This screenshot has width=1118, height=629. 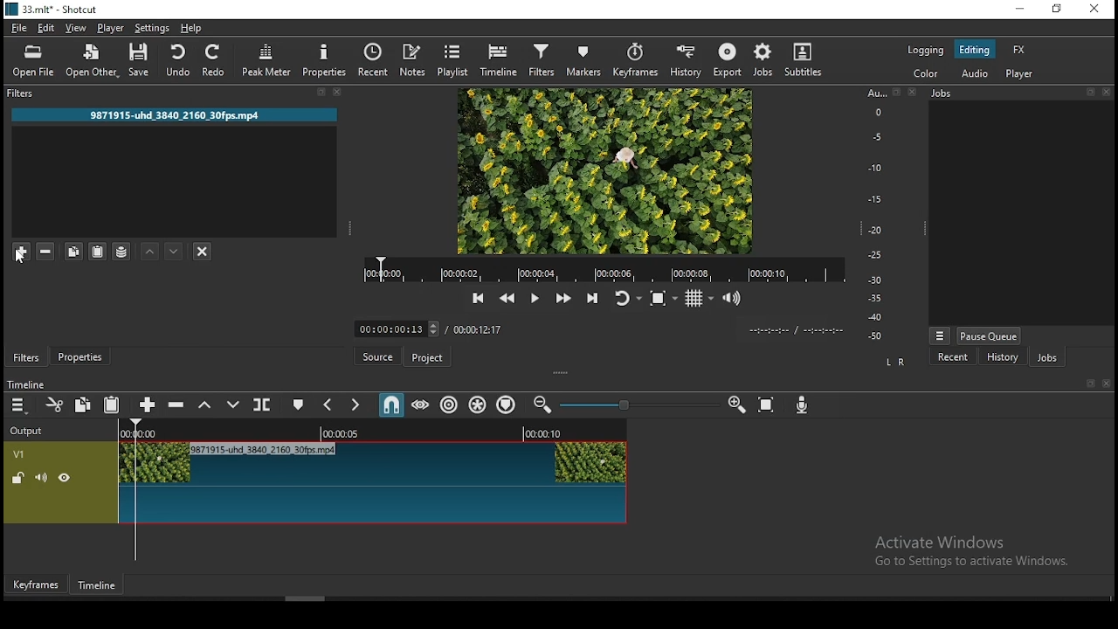 I want to click on save filter sets, so click(x=121, y=251).